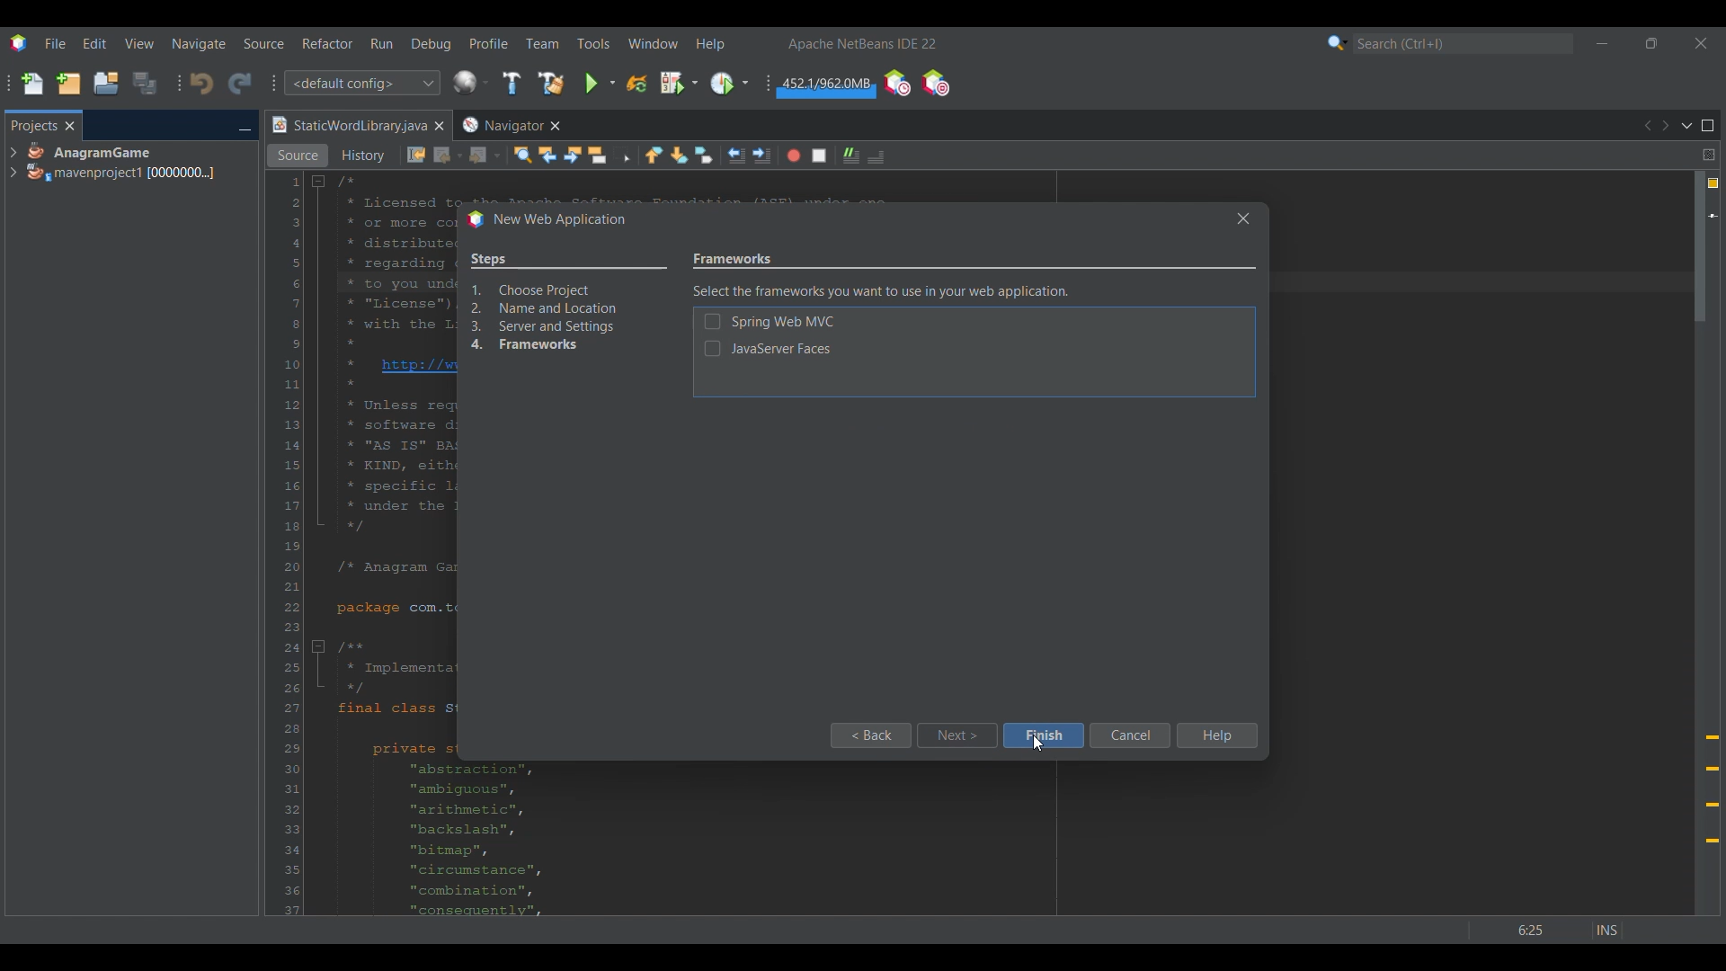  Describe the element at coordinates (485, 156) in the screenshot. I see `Forward` at that location.